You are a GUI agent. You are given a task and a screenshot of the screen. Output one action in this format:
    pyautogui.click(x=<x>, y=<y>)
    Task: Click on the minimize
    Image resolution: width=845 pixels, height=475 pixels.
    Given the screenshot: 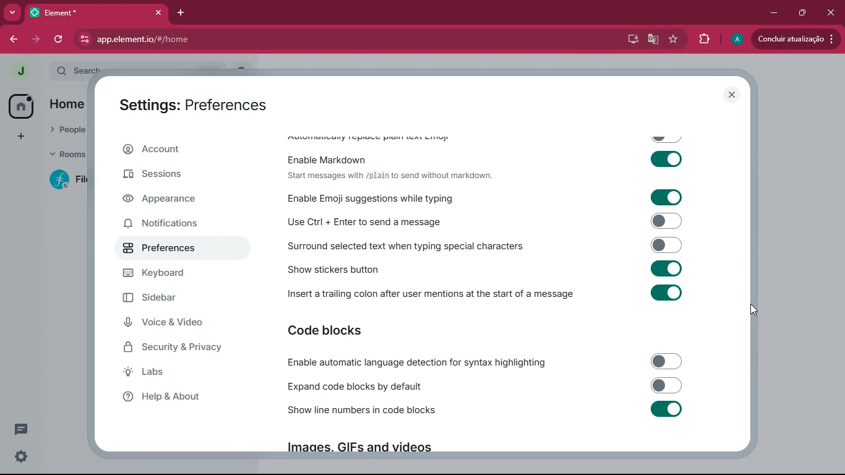 What is the action you would take?
    pyautogui.click(x=772, y=12)
    